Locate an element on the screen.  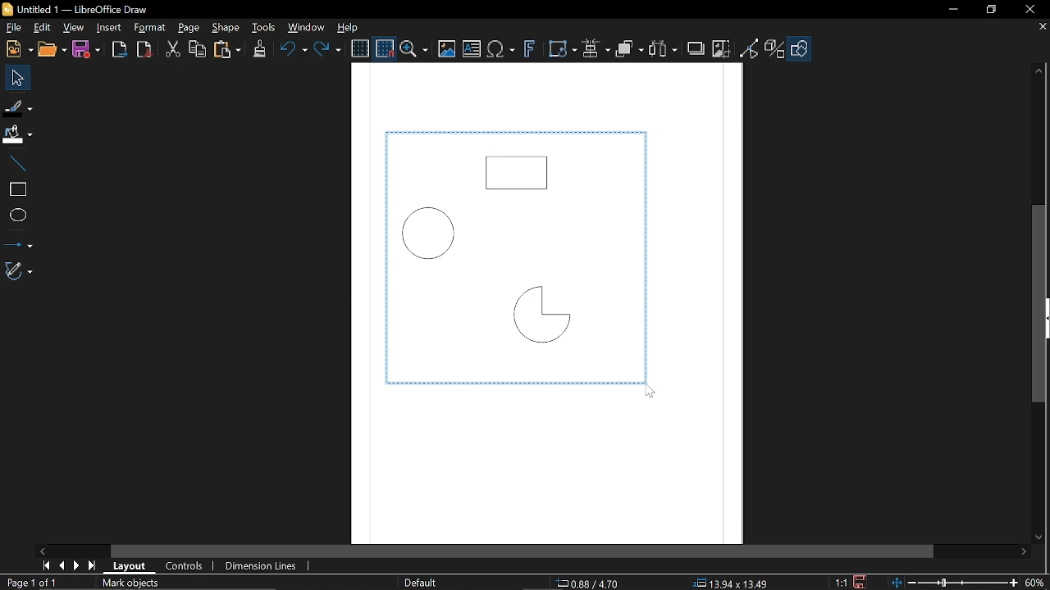
Vertical line around objects is located at coordinates (651, 258).